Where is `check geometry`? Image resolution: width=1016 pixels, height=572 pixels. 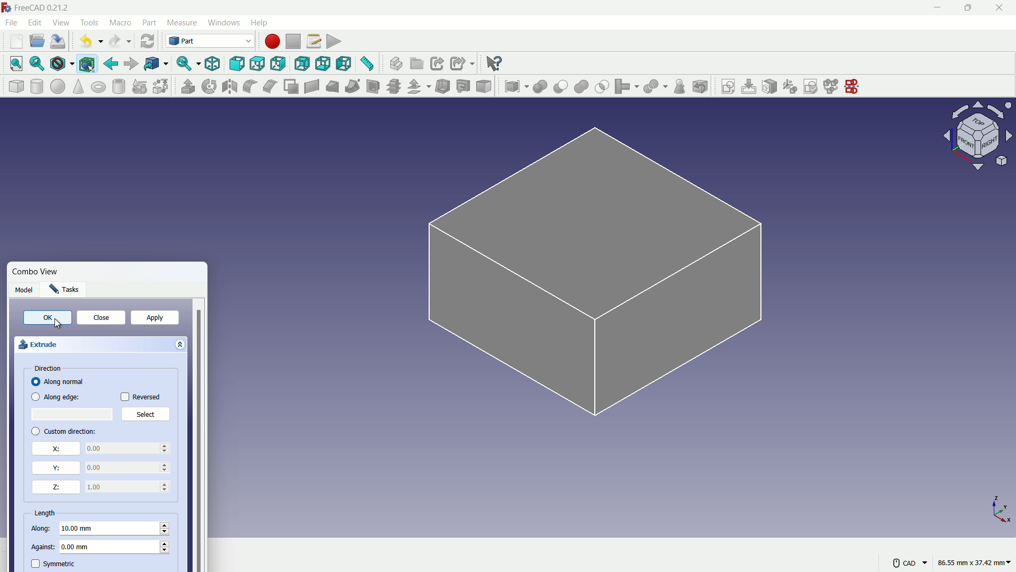
check geometry is located at coordinates (681, 86).